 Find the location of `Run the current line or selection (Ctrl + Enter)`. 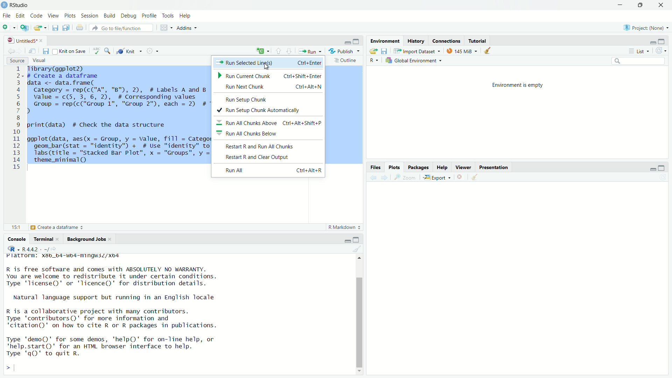

Run the current line or selection (Ctrl + Enter) is located at coordinates (311, 50).